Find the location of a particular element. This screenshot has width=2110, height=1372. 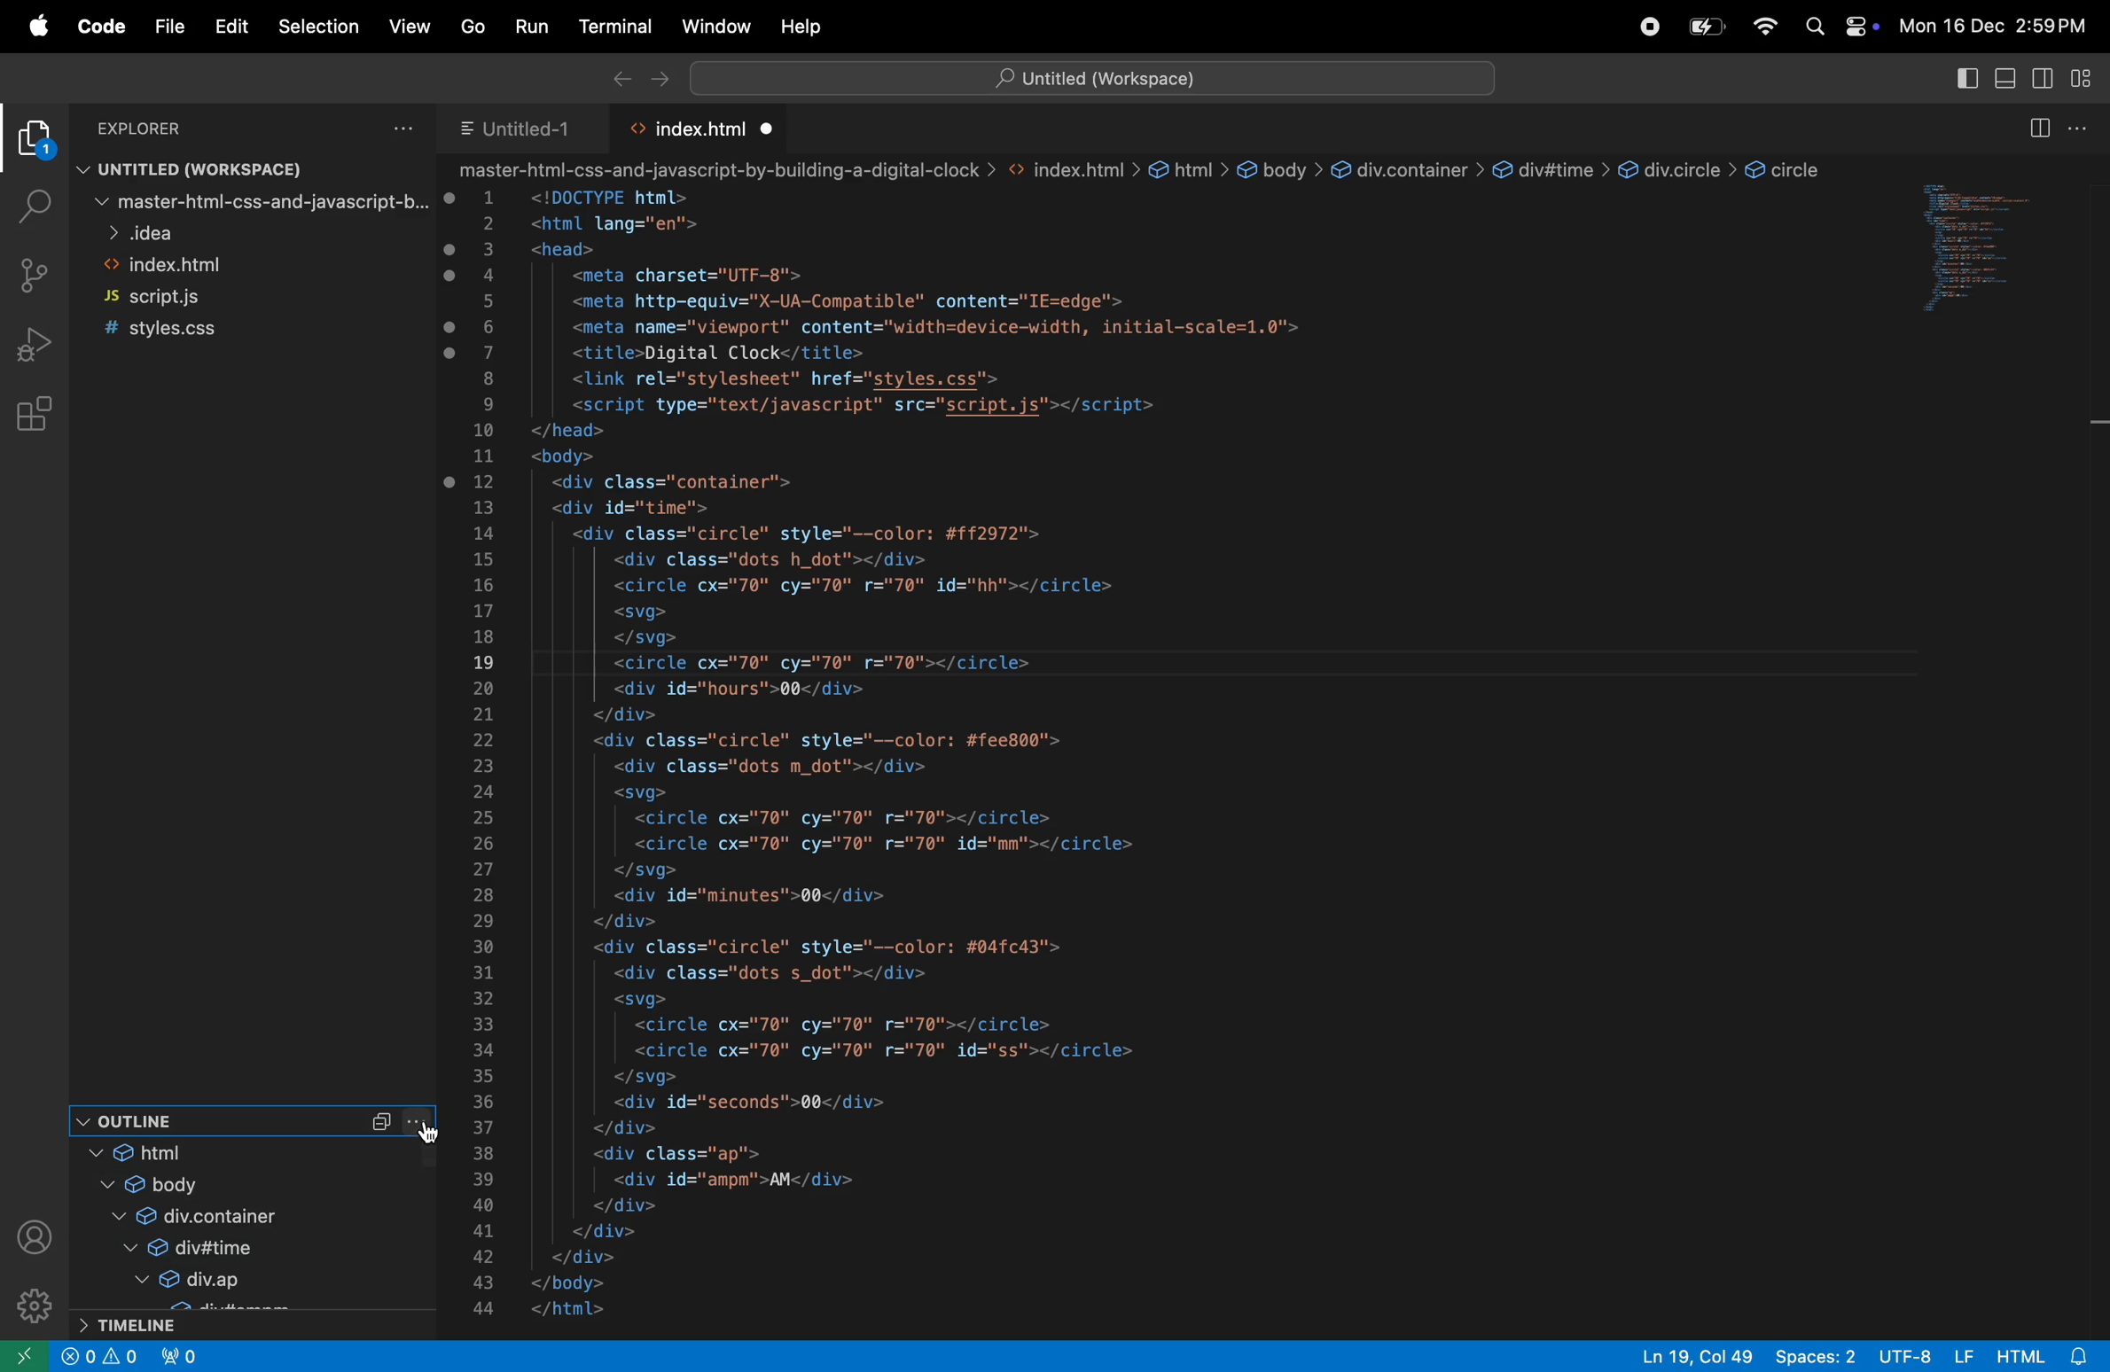

file is located at coordinates (164, 27).